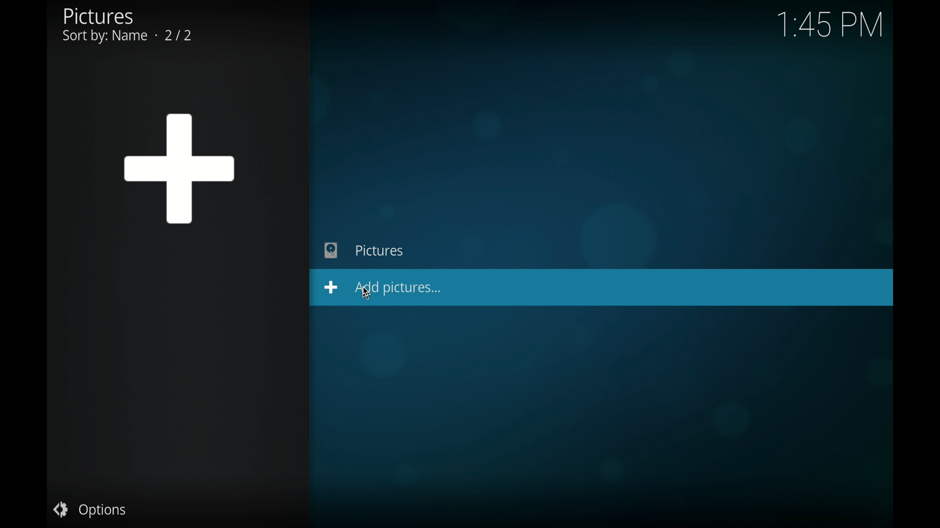 The width and height of the screenshot is (940, 528). I want to click on add pictures, so click(384, 287).